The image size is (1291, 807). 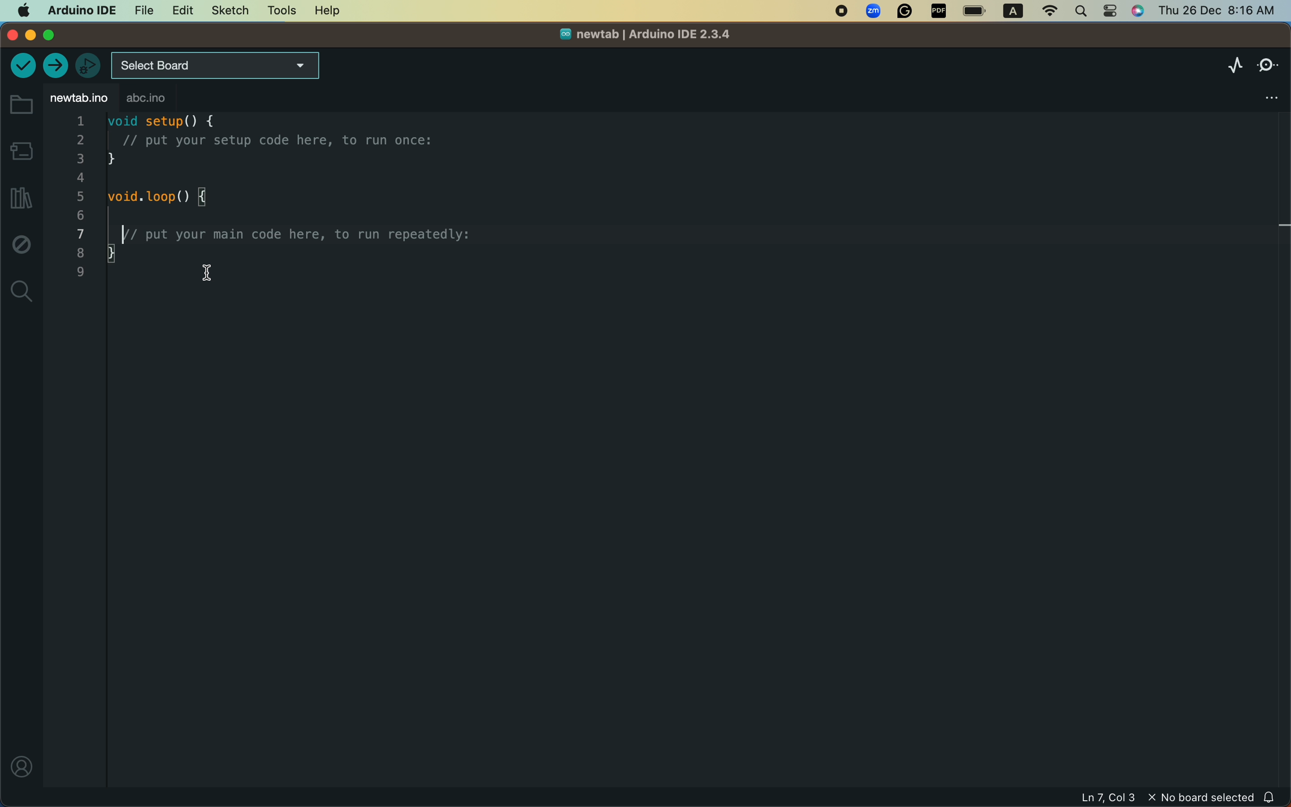 What do you see at coordinates (21, 247) in the screenshot?
I see `debug` at bounding box center [21, 247].